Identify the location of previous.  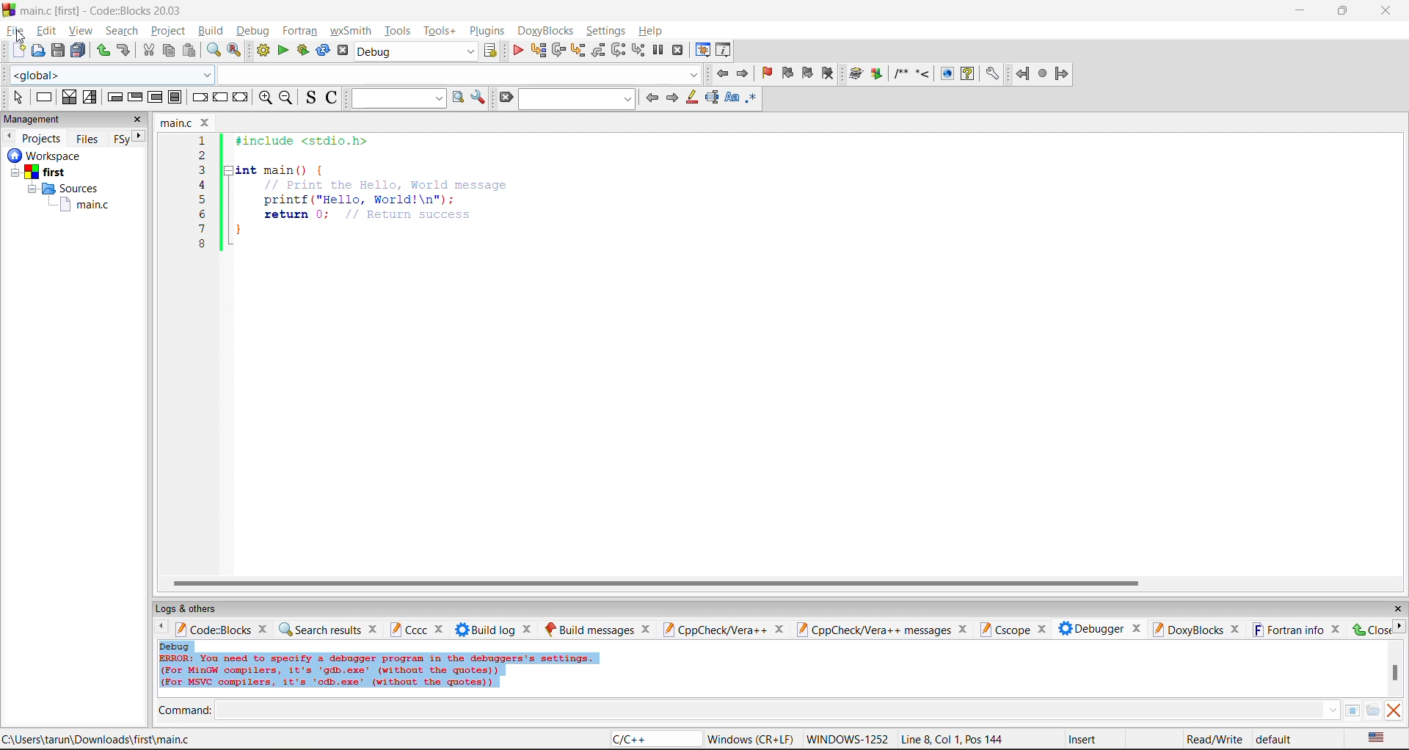
(652, 98).